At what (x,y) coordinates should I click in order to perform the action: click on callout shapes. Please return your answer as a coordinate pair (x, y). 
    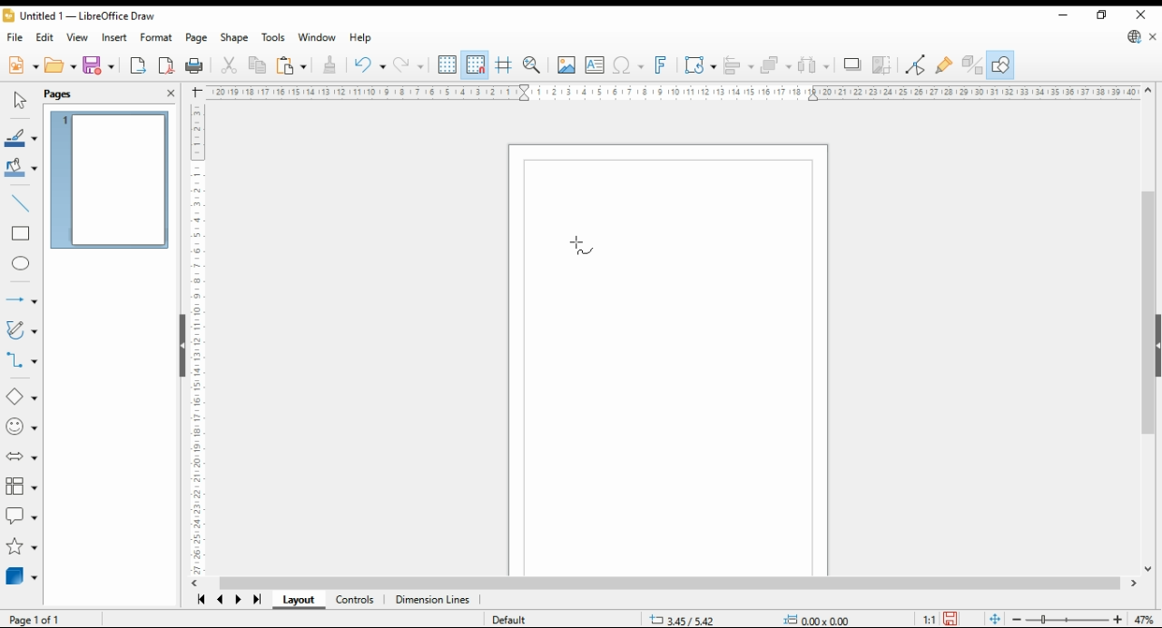
    Looking at the image, I should click on (21, 516).